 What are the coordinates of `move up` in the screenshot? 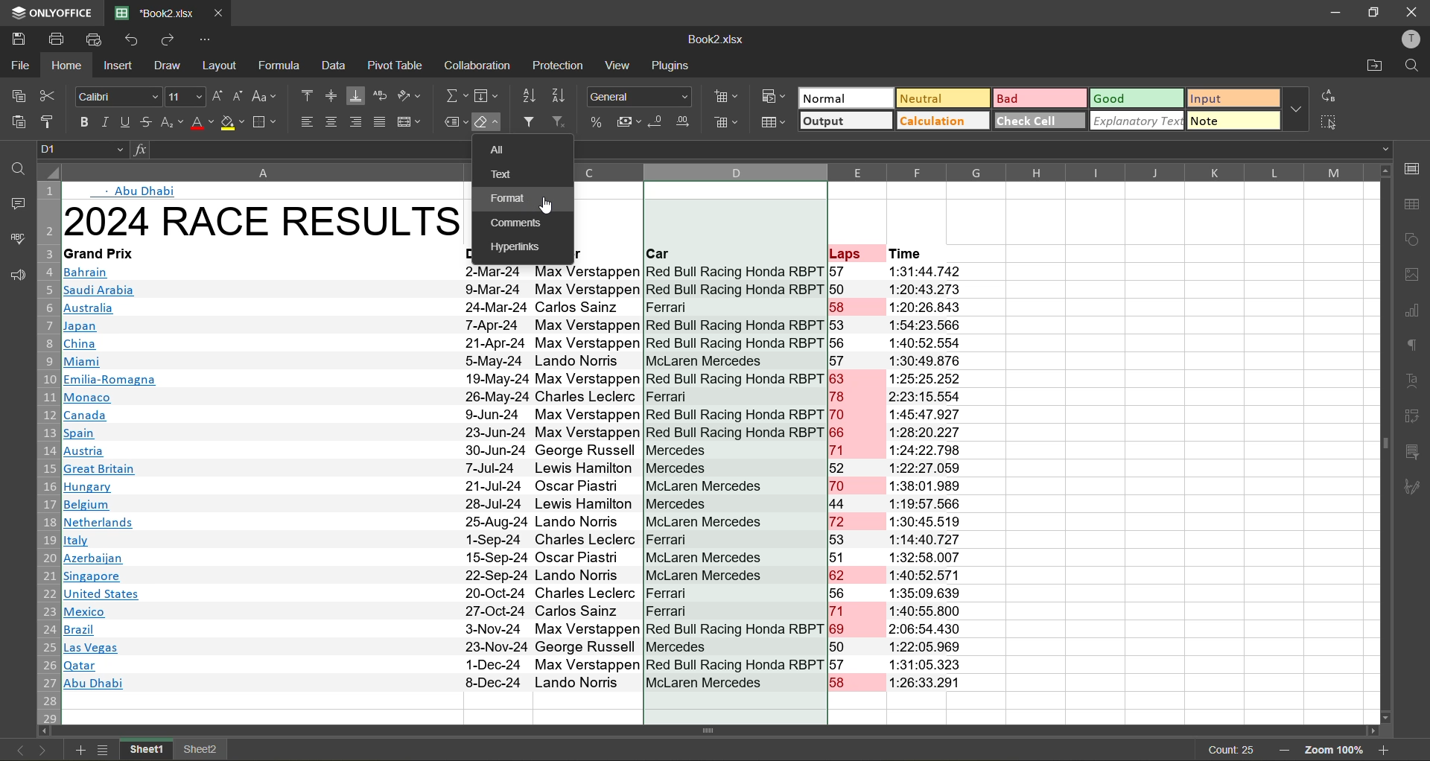 It's located at (1387, 170).